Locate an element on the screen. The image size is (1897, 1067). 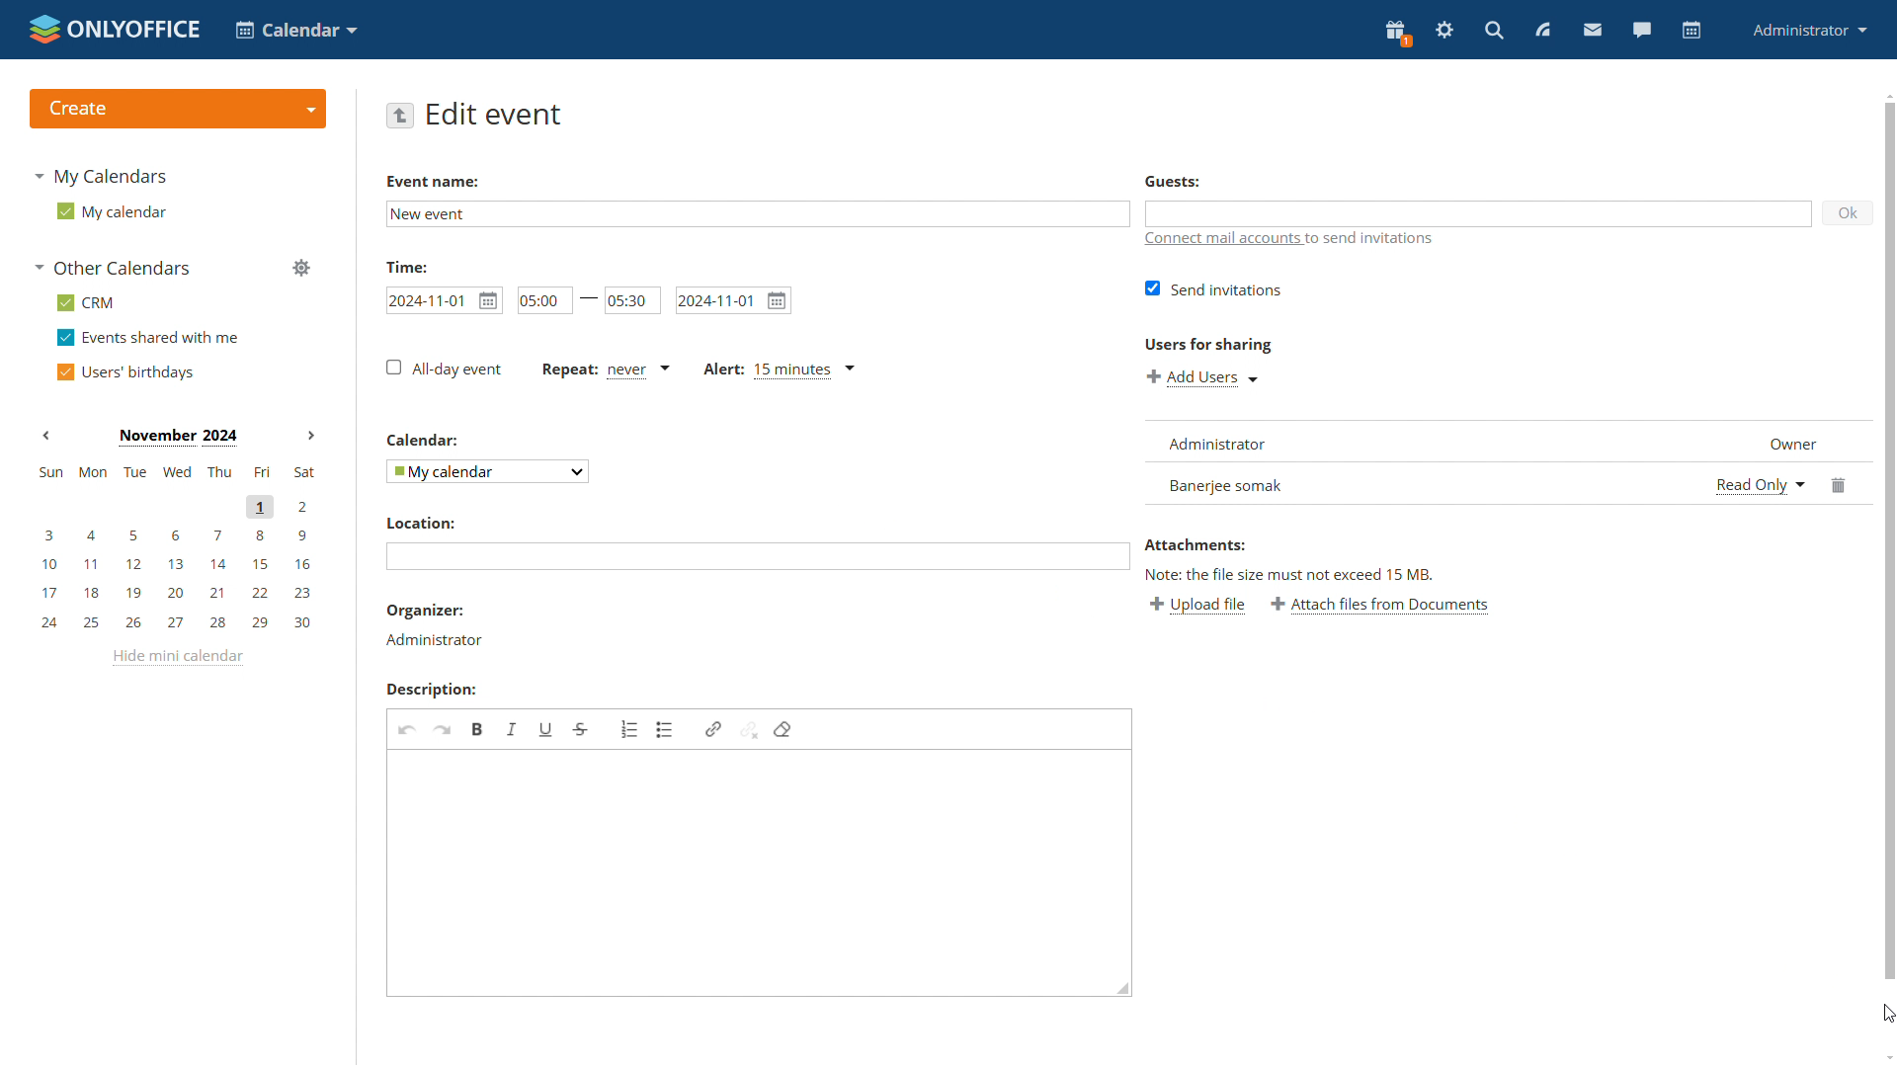
end date is located at coordinates (735, 300).